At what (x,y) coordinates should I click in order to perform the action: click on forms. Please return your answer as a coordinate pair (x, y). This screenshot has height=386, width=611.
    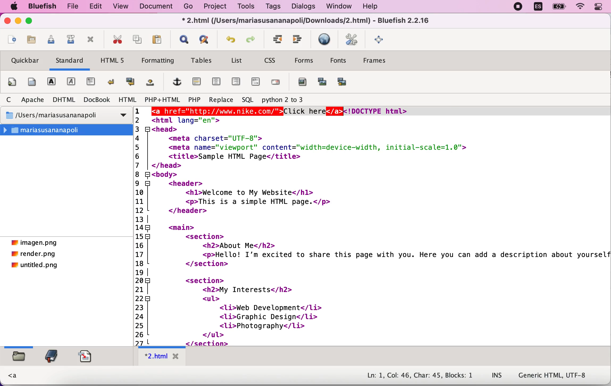
    Looking at the image, I should click on (305, 60).